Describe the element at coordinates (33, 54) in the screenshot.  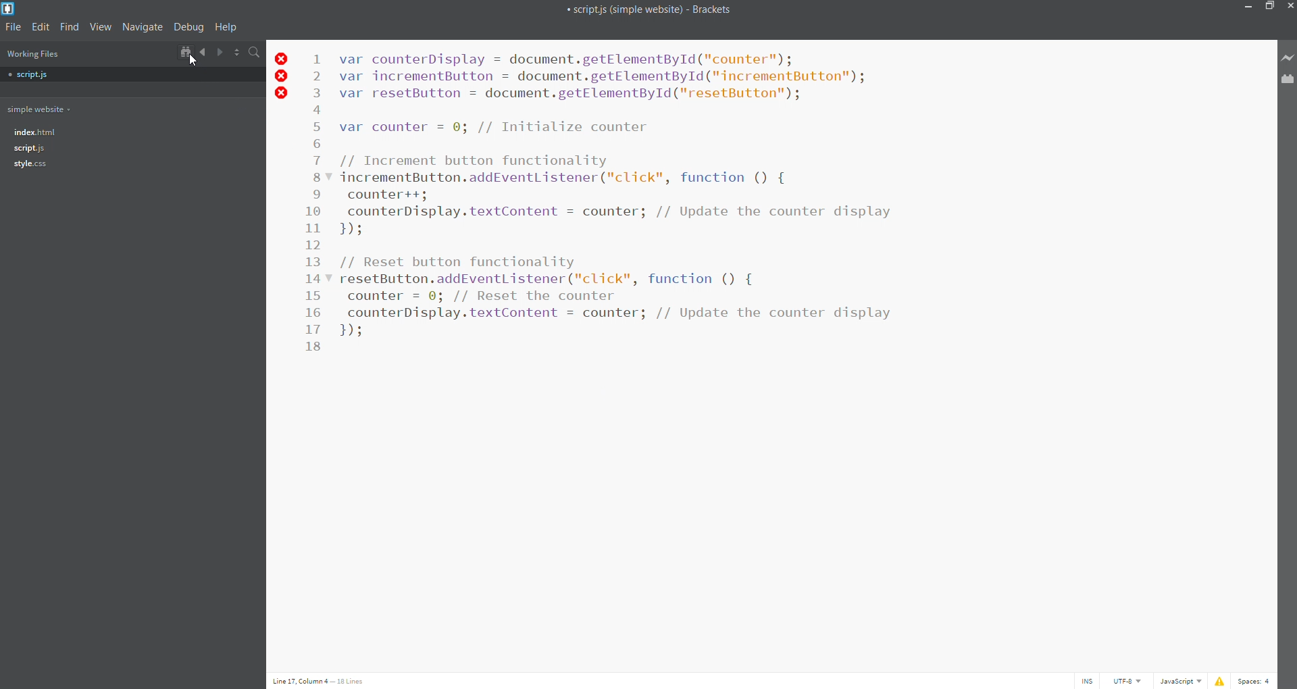
I see `working files` at that location.